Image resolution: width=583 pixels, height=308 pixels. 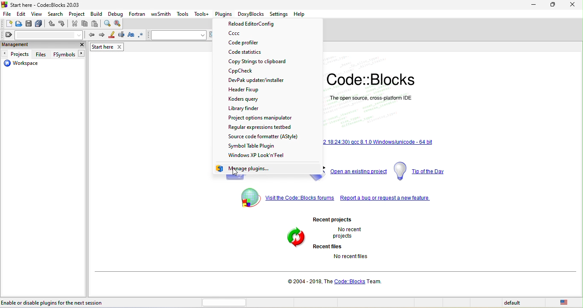 I want to click on undo, so click(x=52, y=24).